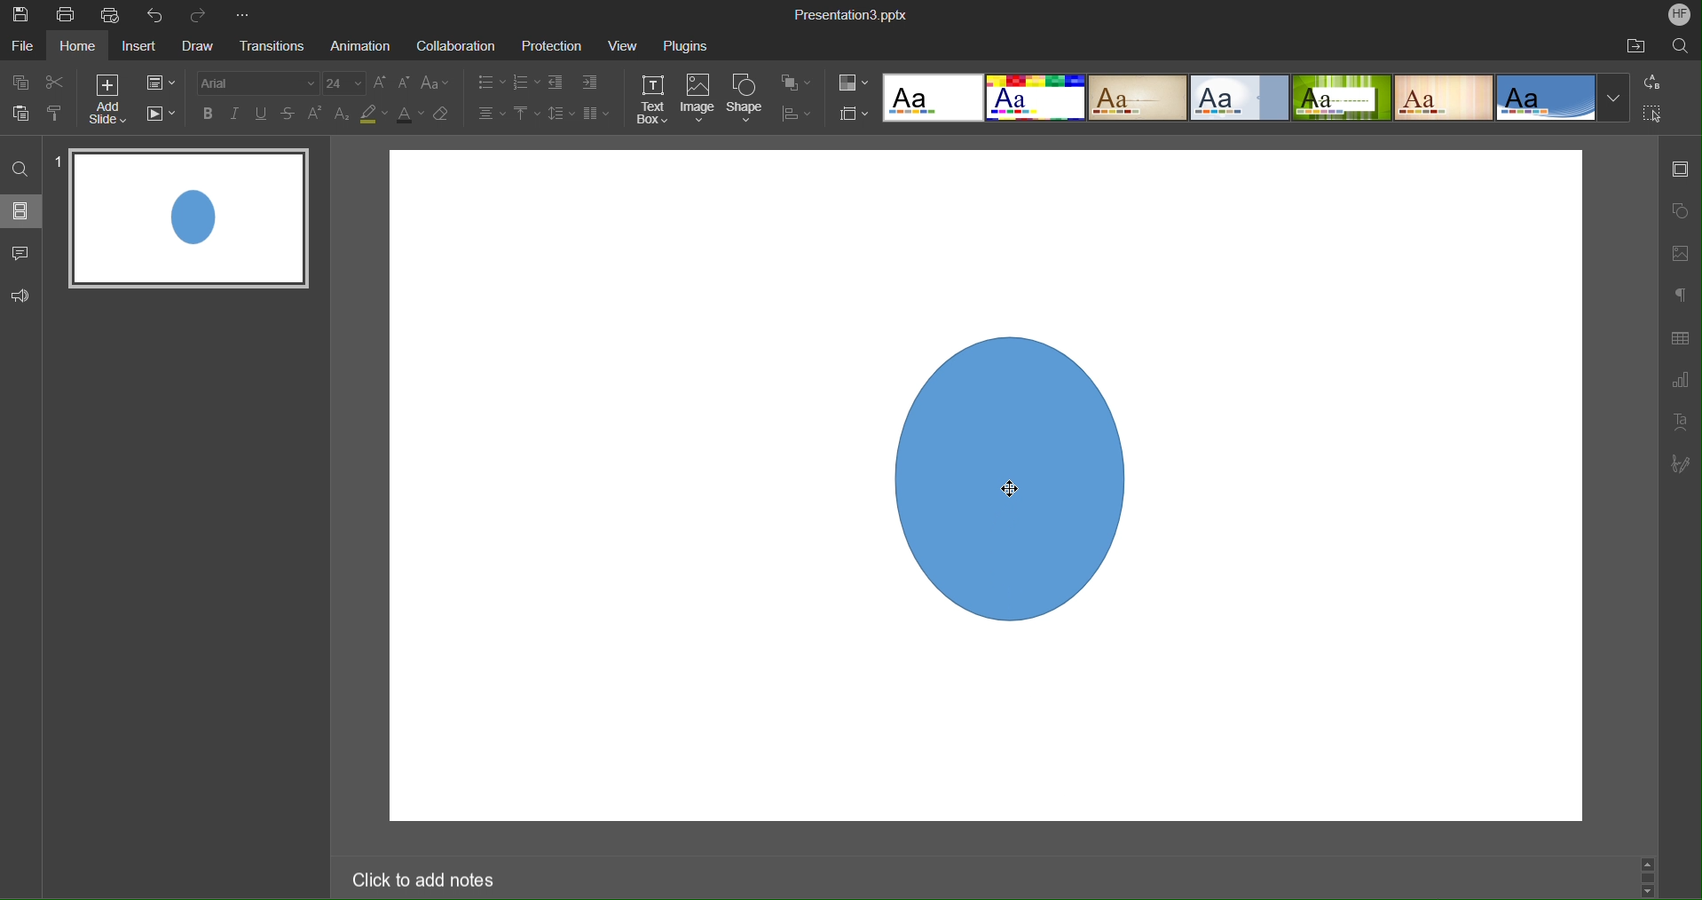 The width and height of the screenshot is (1702, 900). What do you see at coordinates (799, 84) in the screenshot?
I see `Arrange` at bounding box center [799, 84].